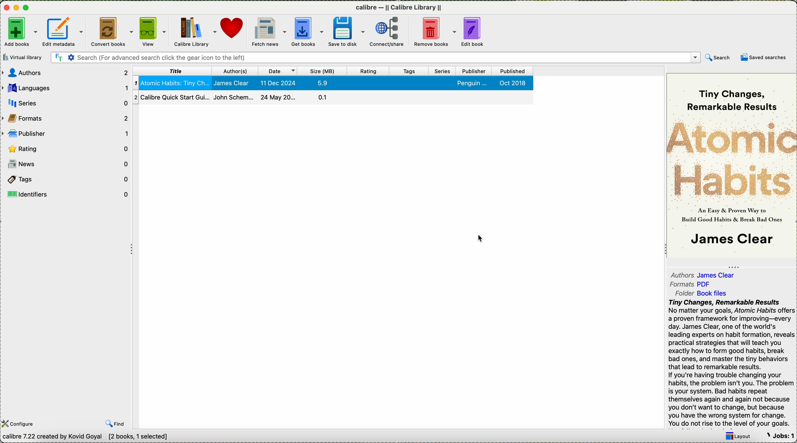 This screenshot has width=797, height=443. I want to click on click on connect/share, so click(387, 33).